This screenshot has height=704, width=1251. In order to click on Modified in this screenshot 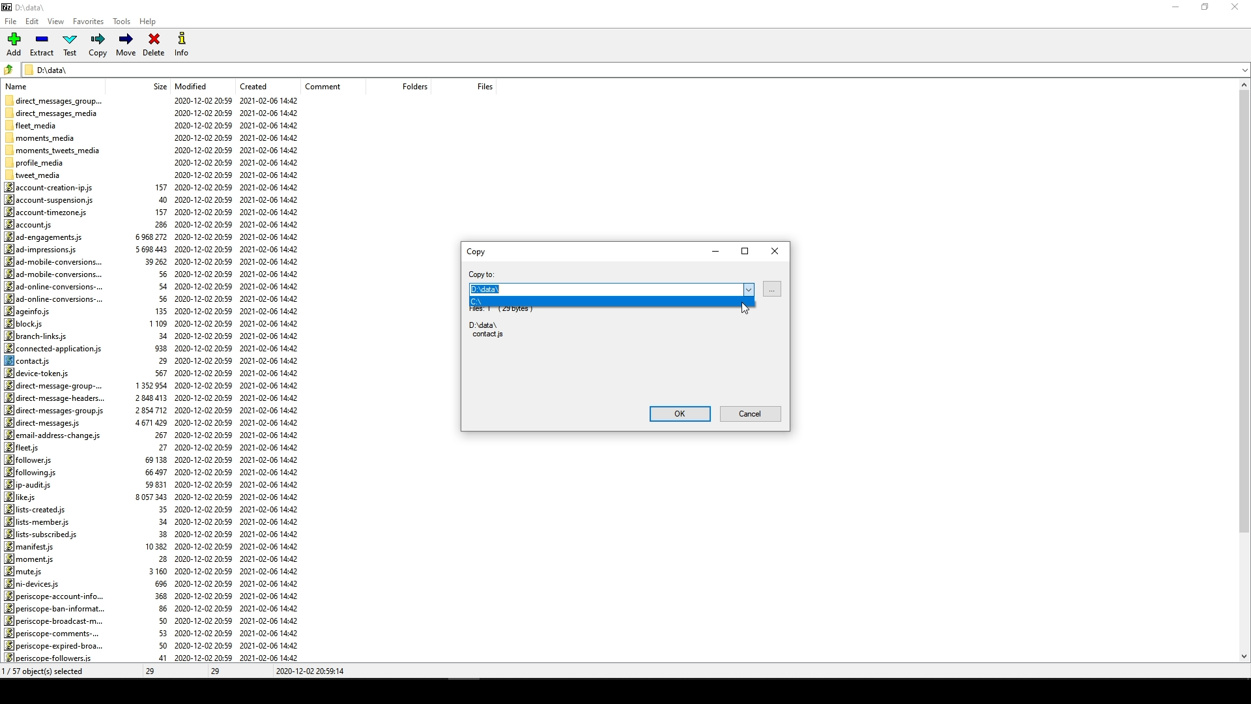, I will do `click(194, 85)`.